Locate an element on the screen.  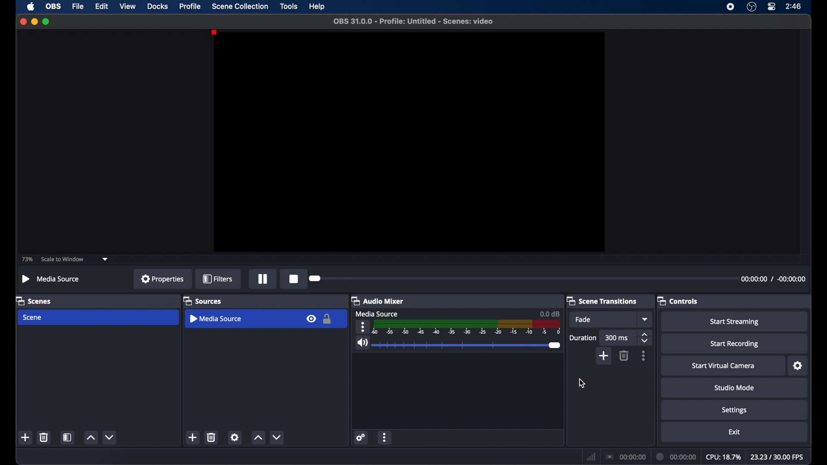
Add is located at coordinates (605, 356).